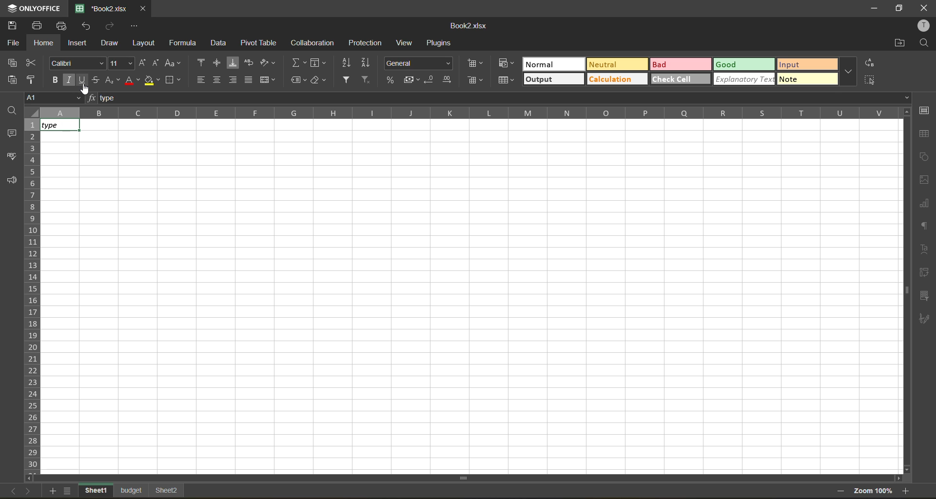 The image size is (936, 499). Describe the element at coordinates (236, 64) in the screenshot. I see `align bottom` at that location.